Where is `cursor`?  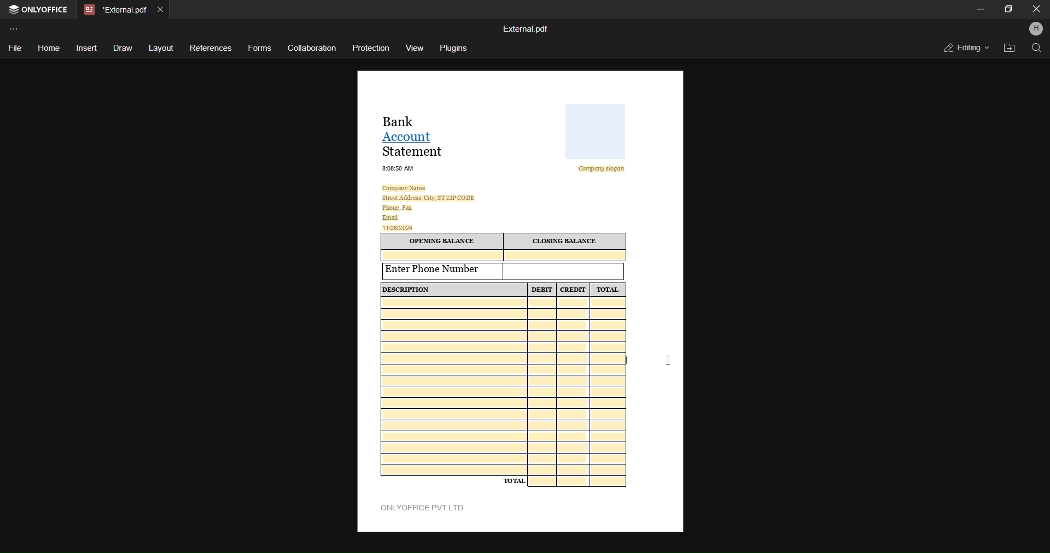 cursor is located at coordinates (666, 360).